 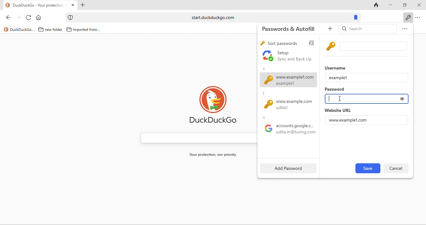 I want to click on search, so click(x=368, y=29).